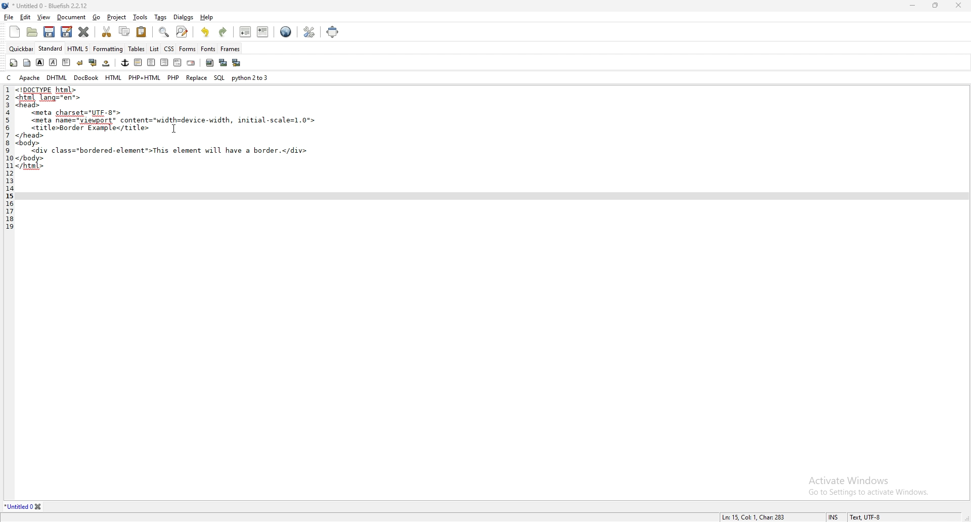 This screenshot has height=522, width=971. What do you see at coordinates (67, 62) in the screenshot?
I see `paragraph` at bounding box center [67, 62].